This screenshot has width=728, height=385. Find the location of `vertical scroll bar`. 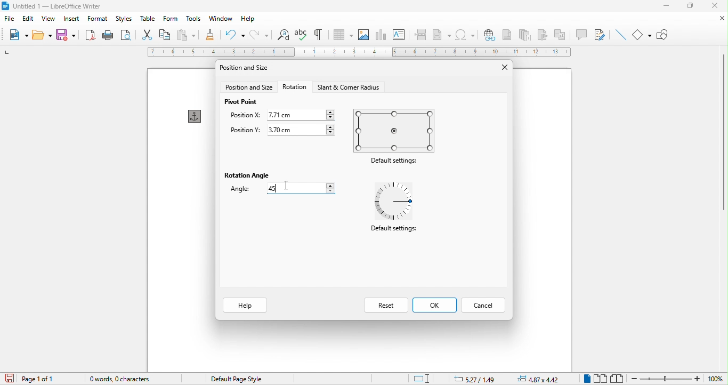

vertical scroll bar is located at coordinates (722, 132).